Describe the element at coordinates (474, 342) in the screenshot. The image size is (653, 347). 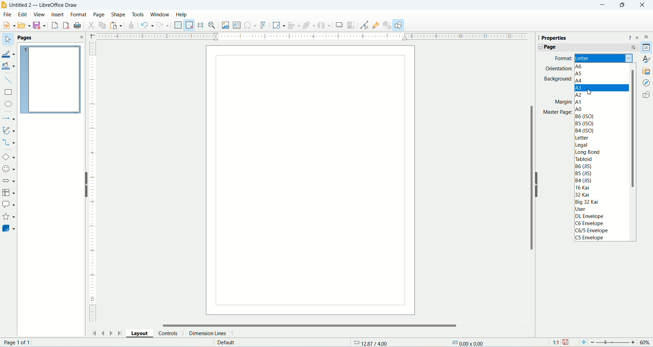
I see `dimensions` at that location.